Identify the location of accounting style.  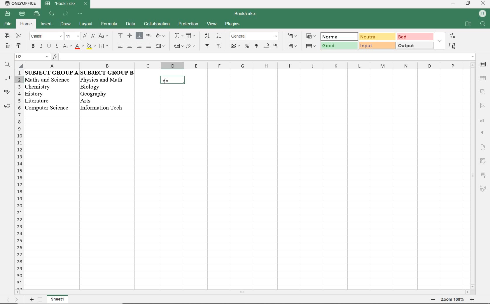
(235, 47).